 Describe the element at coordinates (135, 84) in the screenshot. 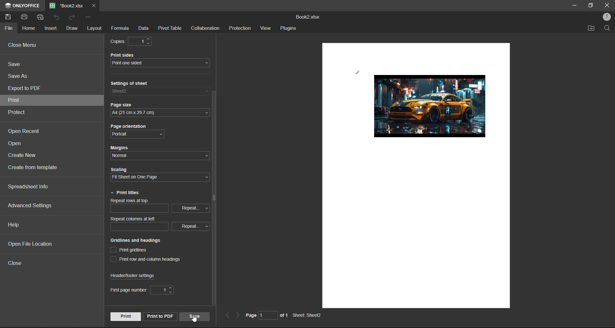

I see `settings of sheet` at that location.